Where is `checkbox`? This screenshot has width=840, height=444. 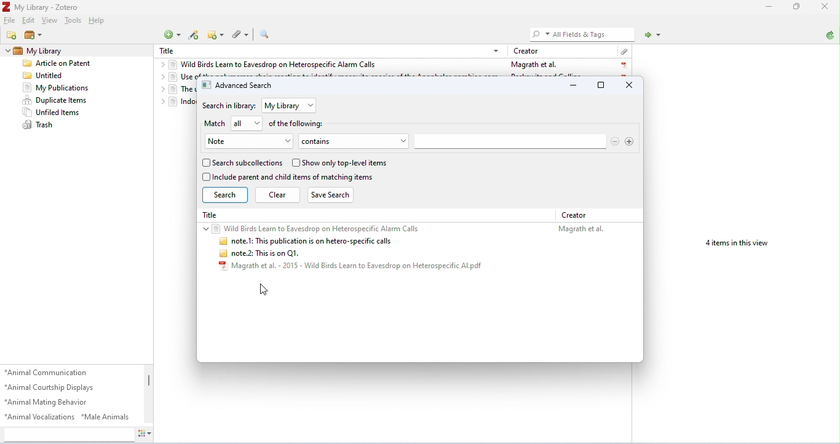
checkbox is located at coordinates (206, 177).